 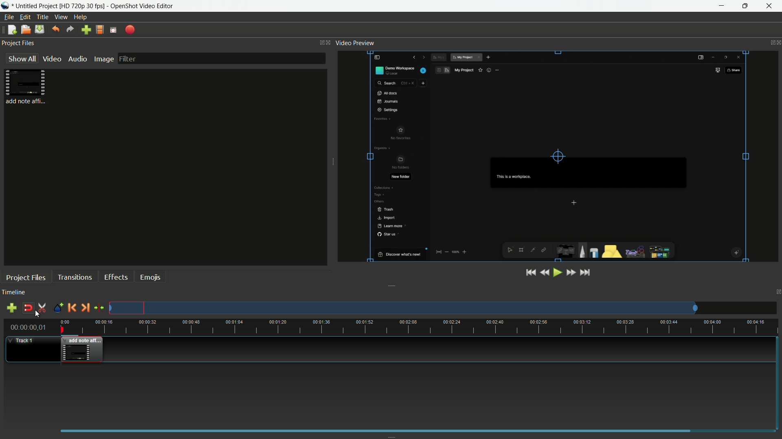 What do you see at coordinates (22, 341) in the screenshot?
I see `track1` at bounding box center [22, 341].